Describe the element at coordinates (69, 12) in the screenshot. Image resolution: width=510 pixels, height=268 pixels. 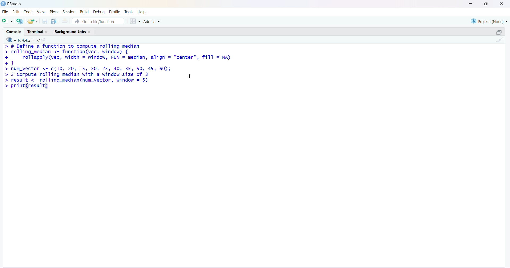
I see `session` at that location.